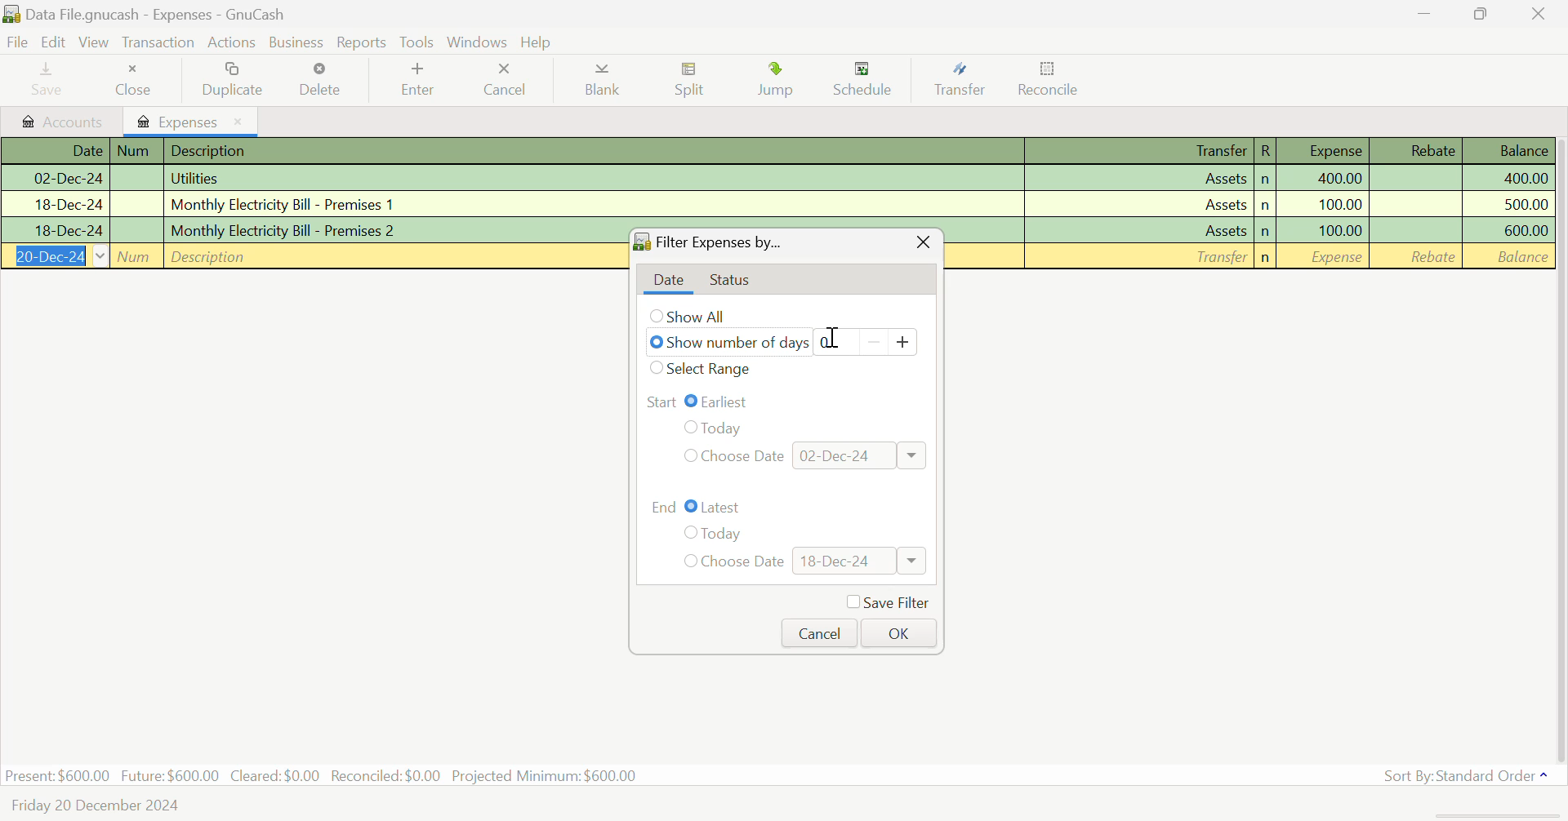  Describe the element at coordinates (170, 775) in the screenshot. I see `Future` at that location.